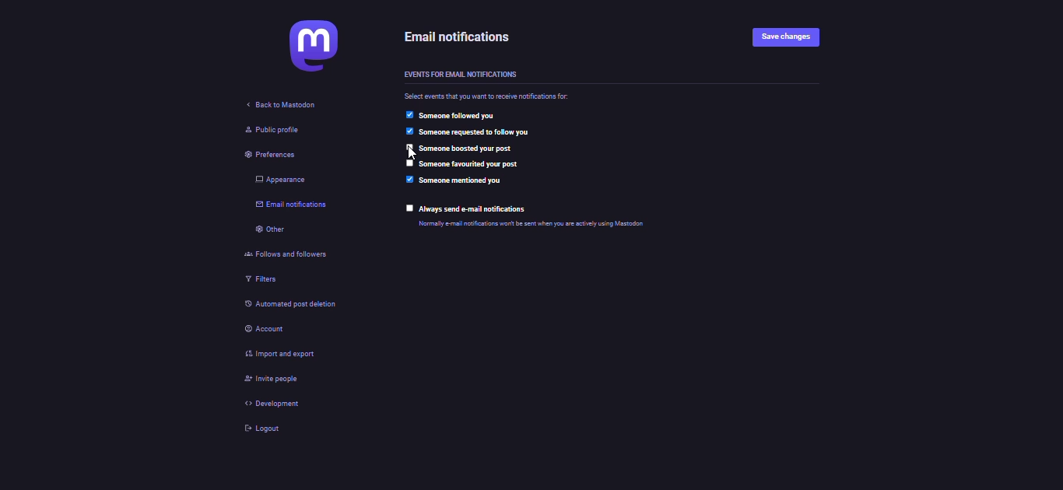 The height and width of the screenshot is (490, 1063). What do you see at coordinates (791, 37) in the screenshot?
I see `save changes` at bounding box center [791, 37].